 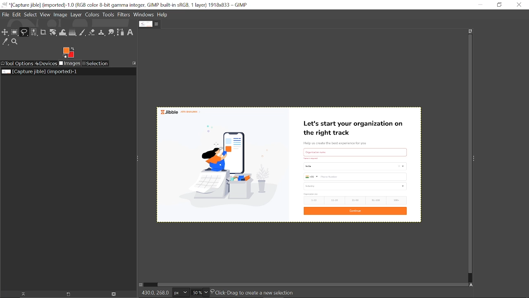 I want to click on Images, so click(x=70, y=64).